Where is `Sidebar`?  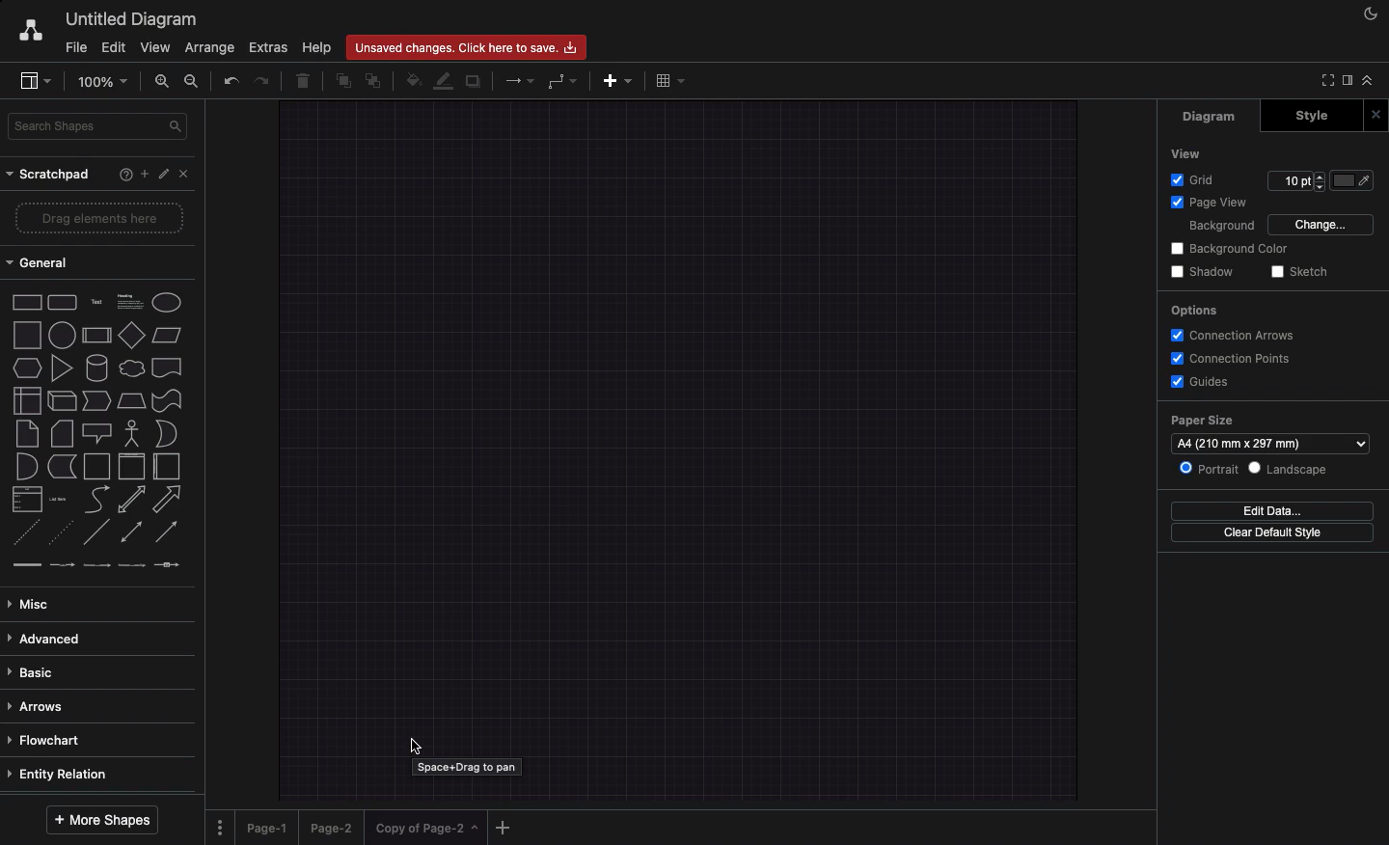
Sidebar is located at coordinates (1346, 80).